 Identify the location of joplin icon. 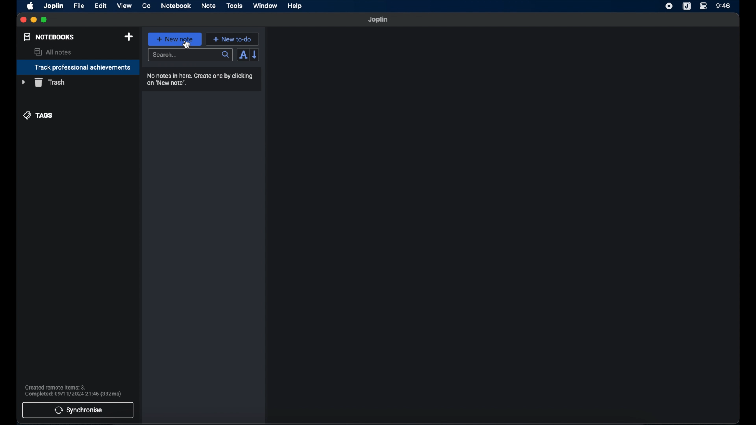
(669, 7).